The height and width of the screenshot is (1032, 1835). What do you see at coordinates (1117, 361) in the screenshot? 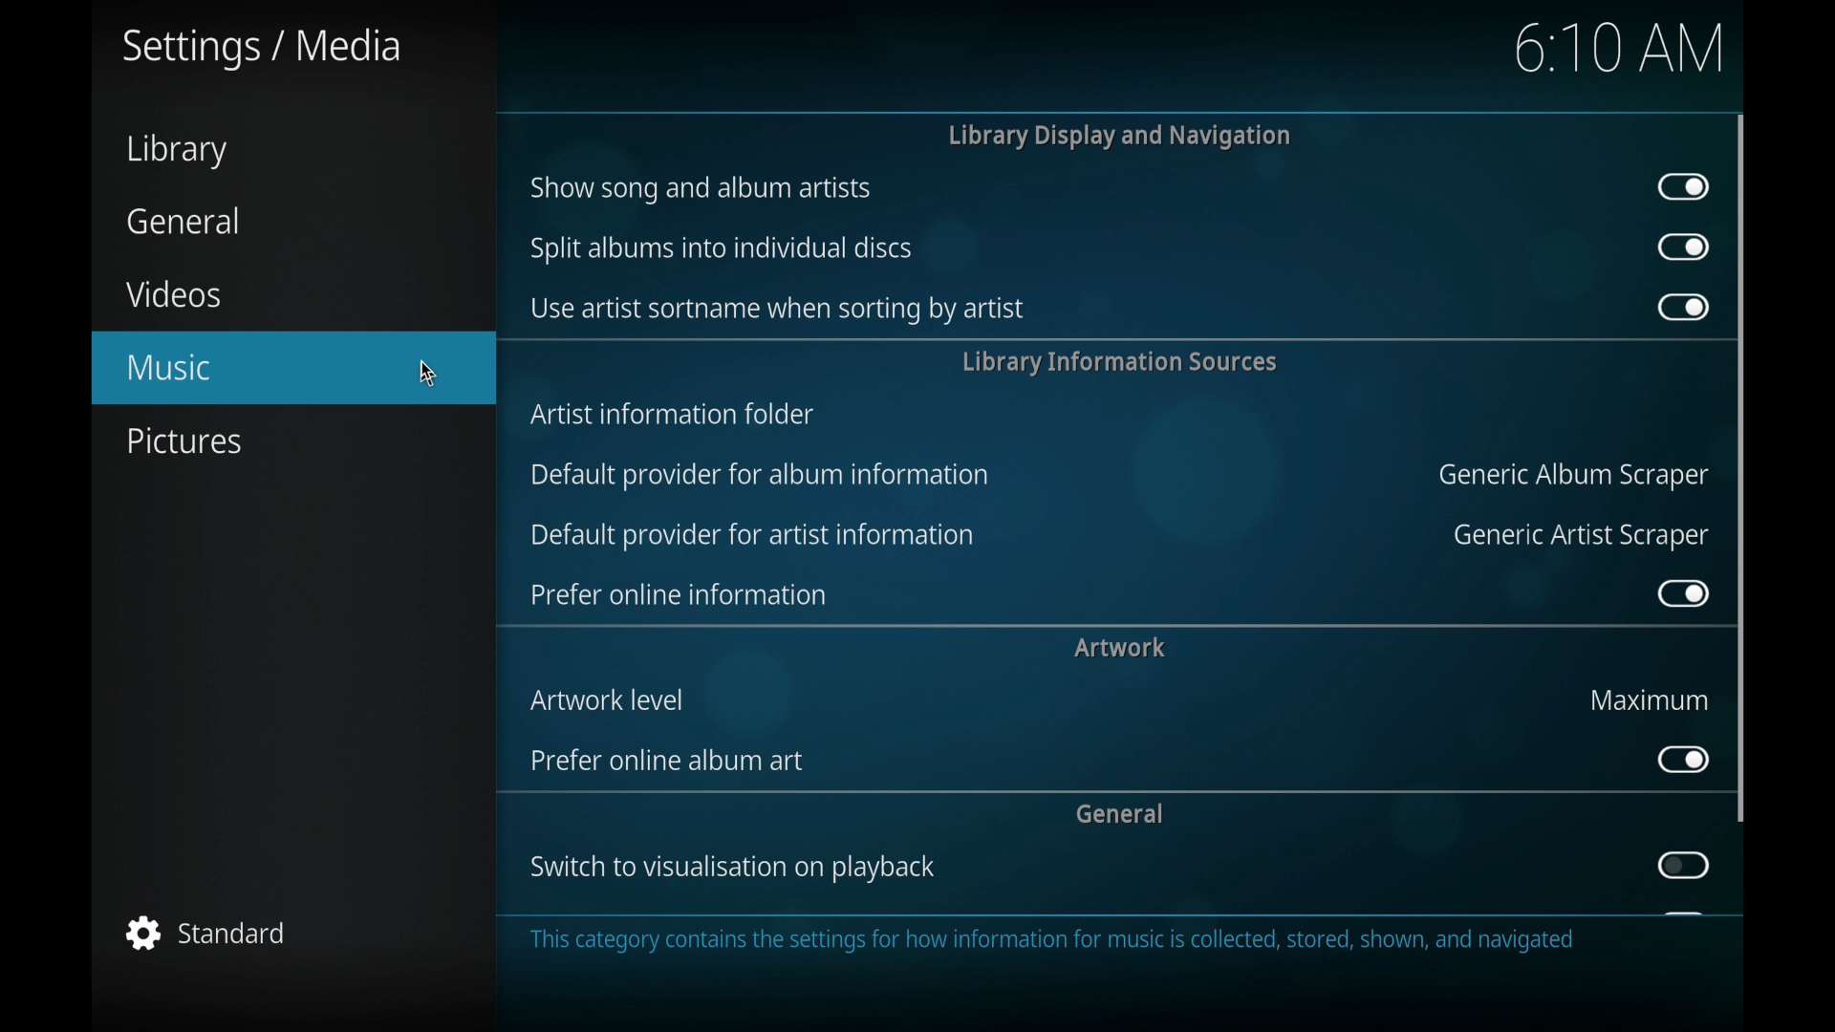
I see `library information sources` at bounding box center [1117, 361].